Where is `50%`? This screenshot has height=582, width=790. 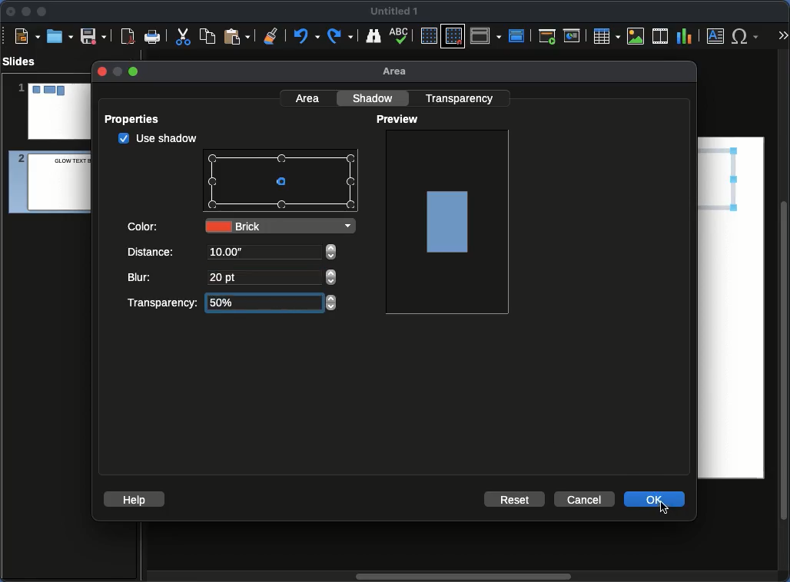 50% is located at coordinates (226, 303).